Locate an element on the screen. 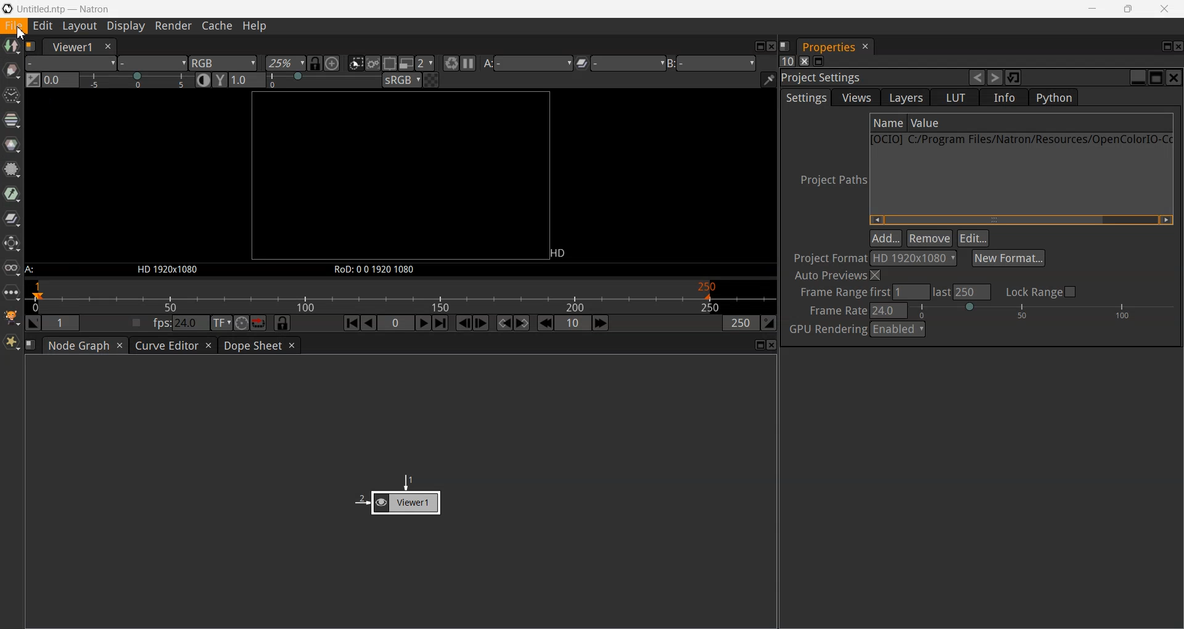 This screenshot has width=1184, height=629. Play forward is located at coordinates (424, 323).